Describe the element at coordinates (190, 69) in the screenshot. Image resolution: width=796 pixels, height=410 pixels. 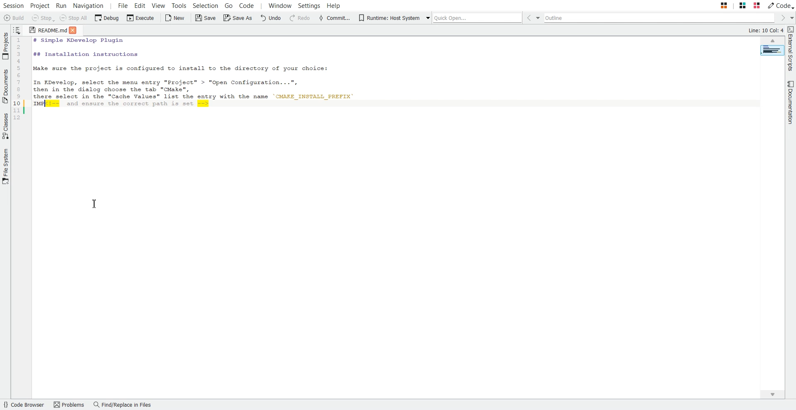
I see `Make sure the project is configured to install to the directory of your choice:` at that location.